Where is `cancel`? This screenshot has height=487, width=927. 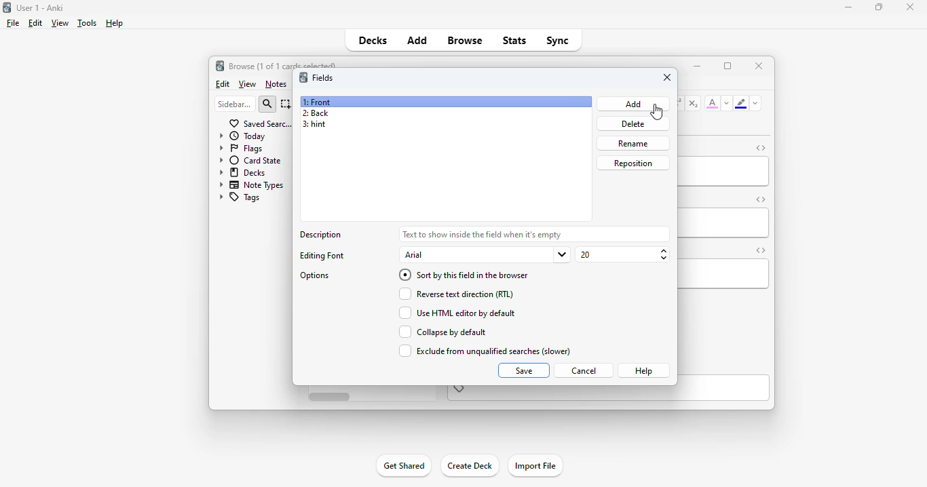
cancel is located at coordinates (583, 371).